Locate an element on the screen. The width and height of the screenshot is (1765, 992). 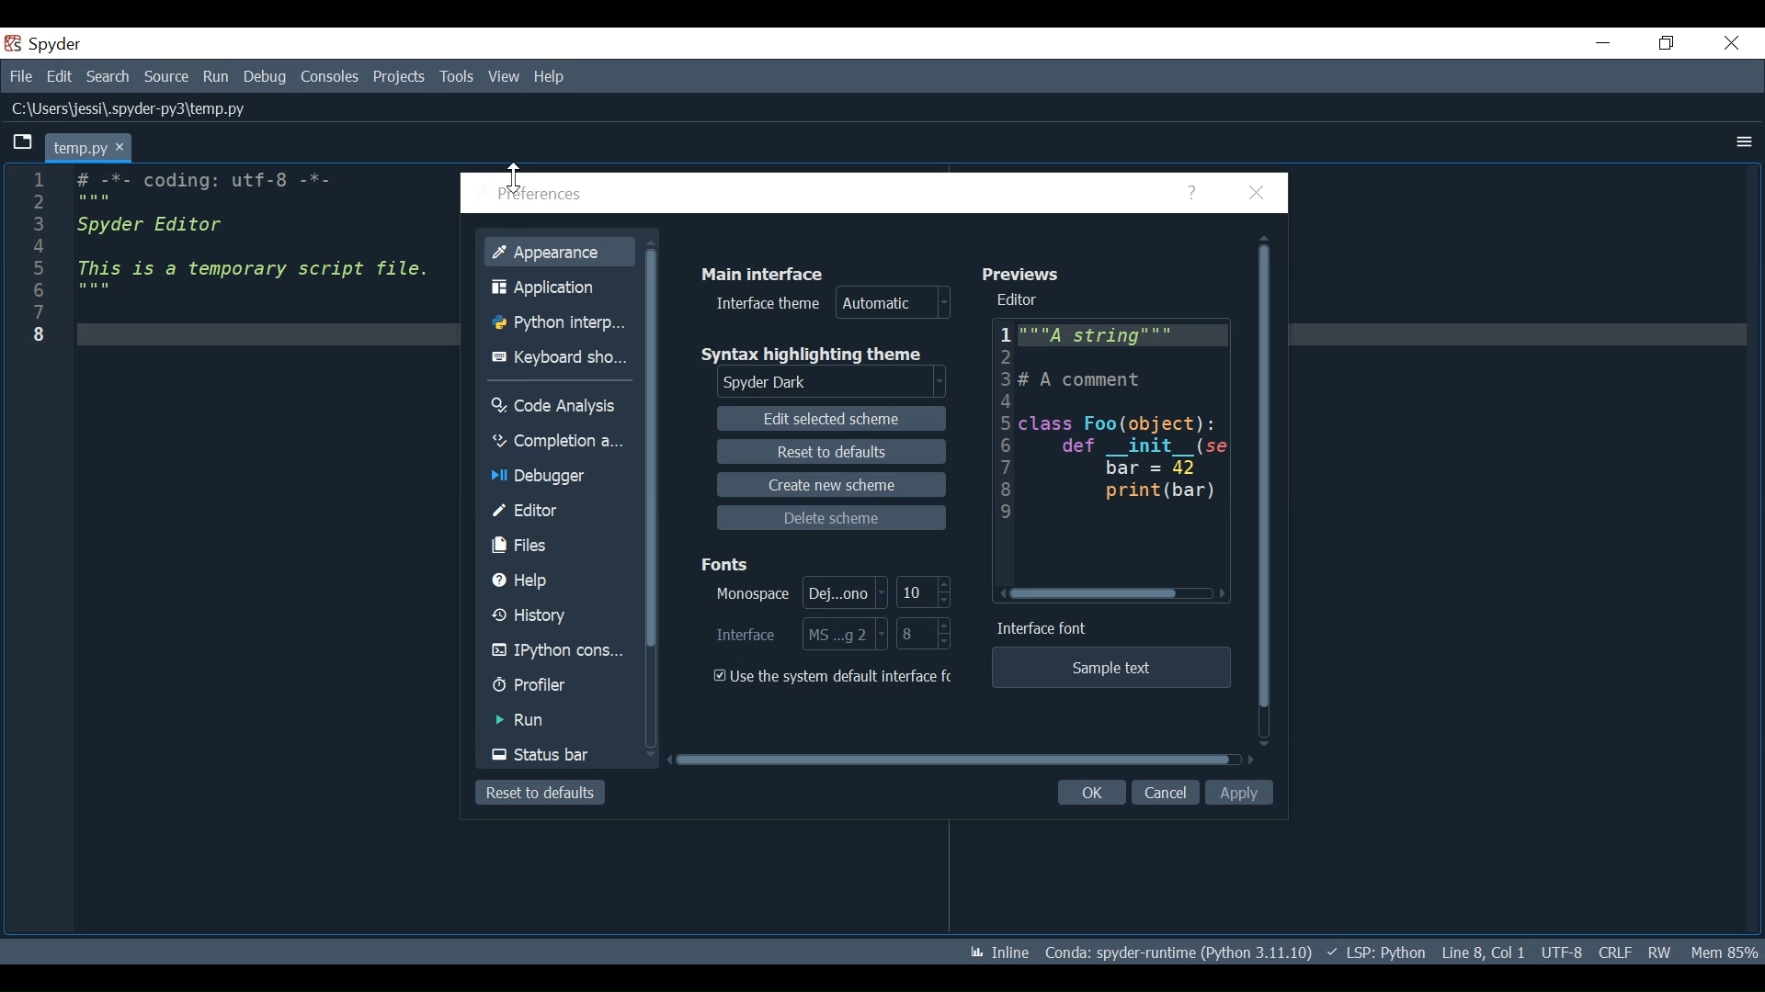
Projects is located at coordinates (398, 77).